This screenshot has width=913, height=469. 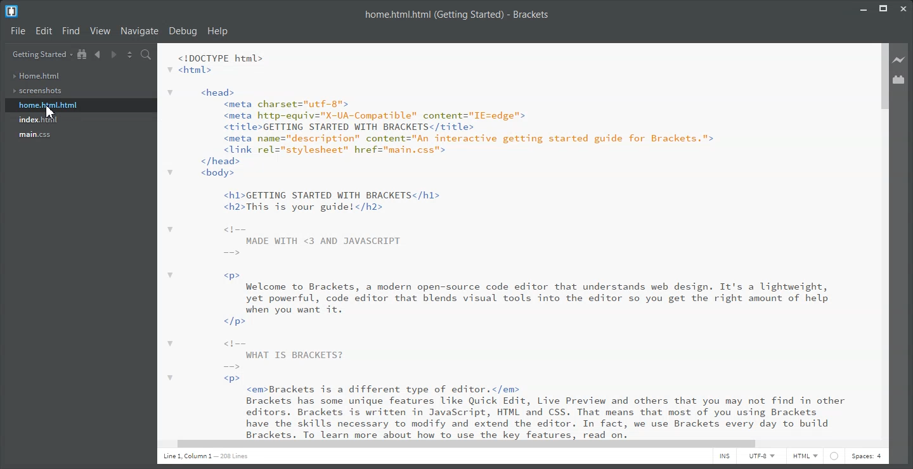 I want to click on Help, so click(x=218, y=31).